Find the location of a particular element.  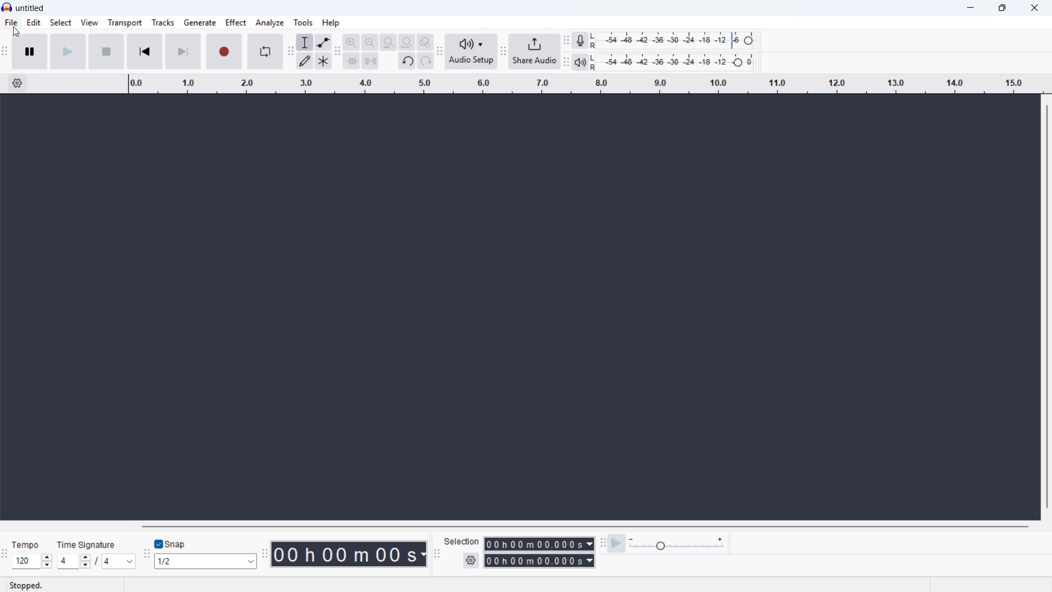

stop  is located at coordinates (106, 52).